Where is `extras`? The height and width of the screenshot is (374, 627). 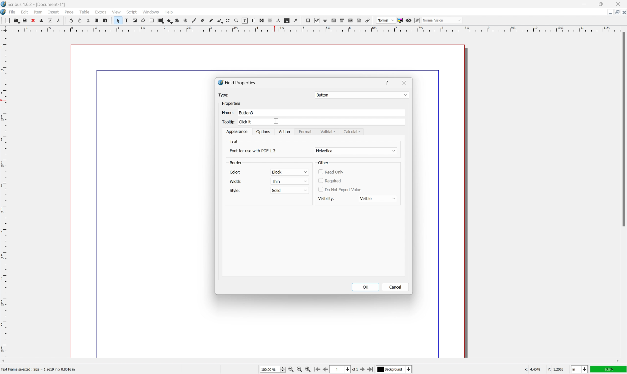 extras is located at coordinates (101, 12).